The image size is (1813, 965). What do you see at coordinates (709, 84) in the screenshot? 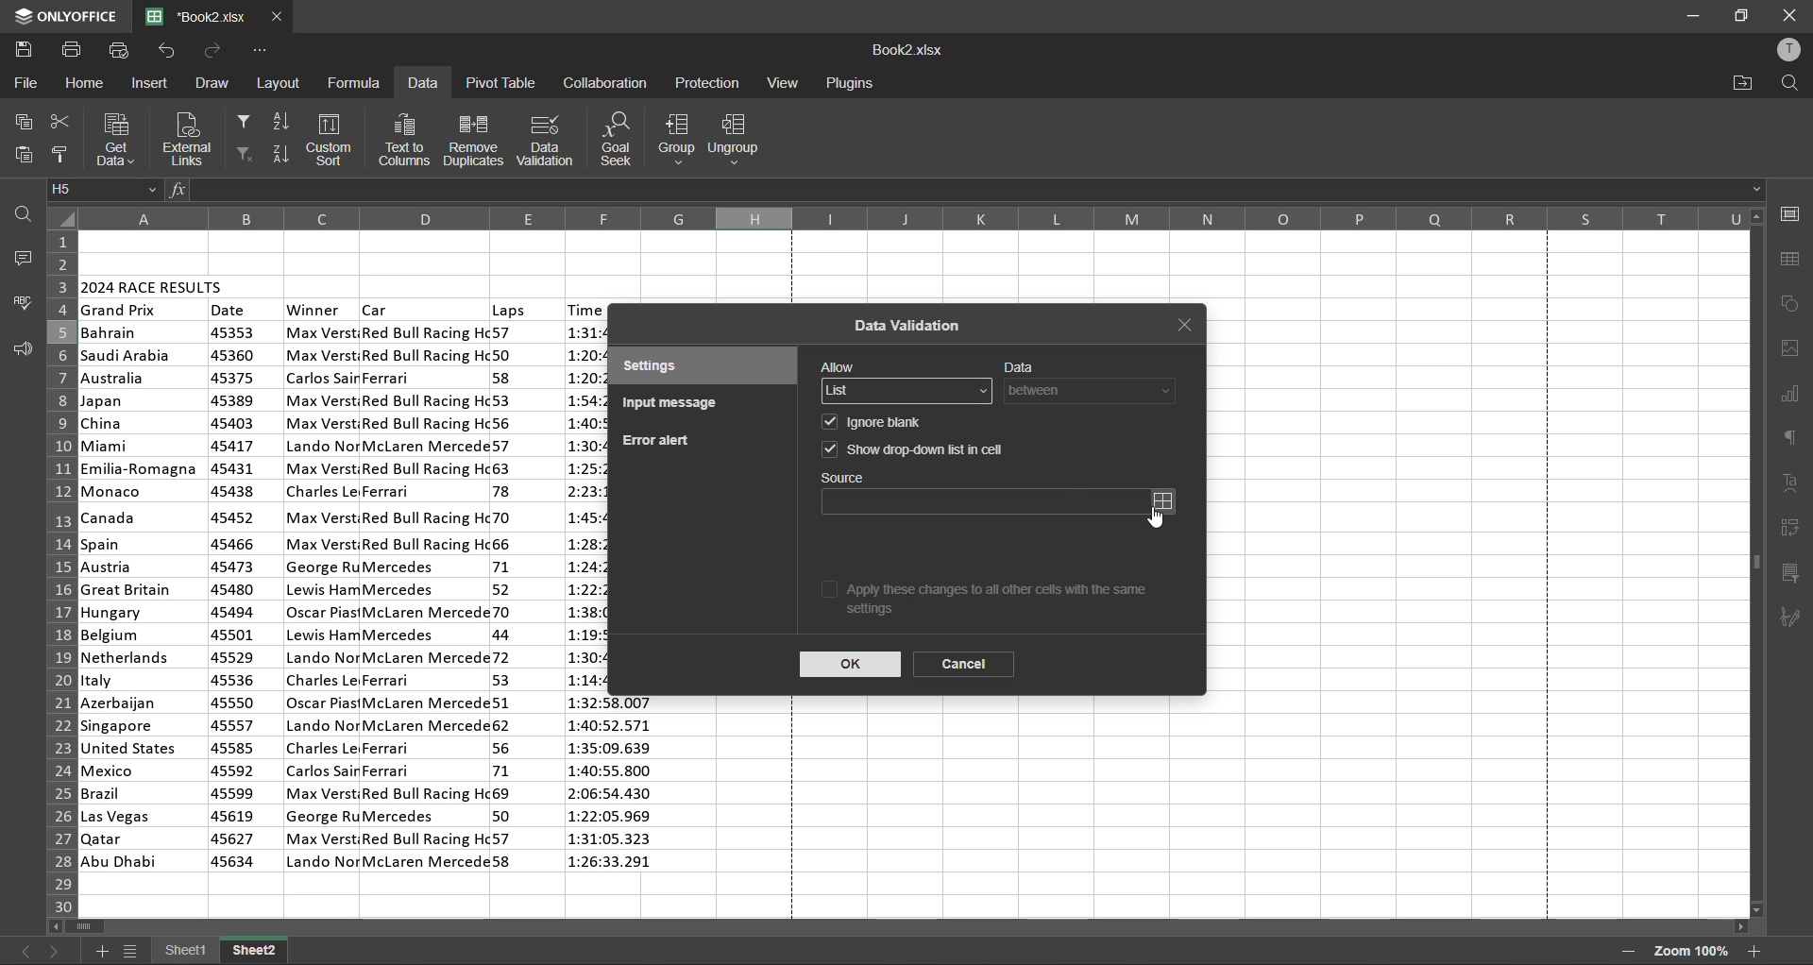
I see `protection` at bounding box center [709, 84].